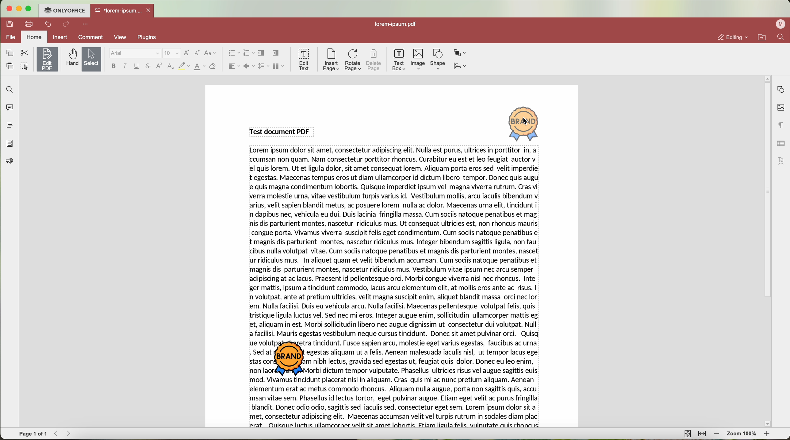  I want to click on fit to page, so click(687, 433).